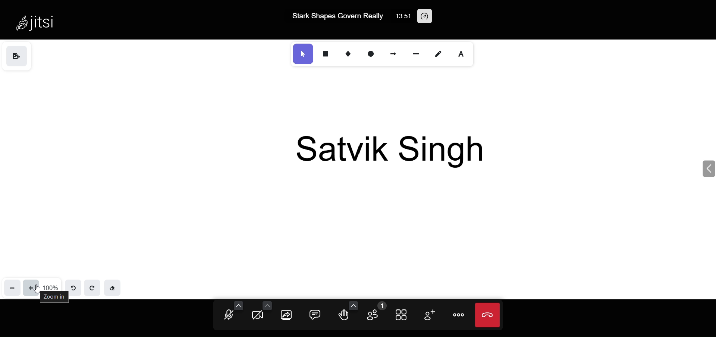  Describe the element at coordinates (344, 316) in the screenshot. I see `raise hand` at that location.